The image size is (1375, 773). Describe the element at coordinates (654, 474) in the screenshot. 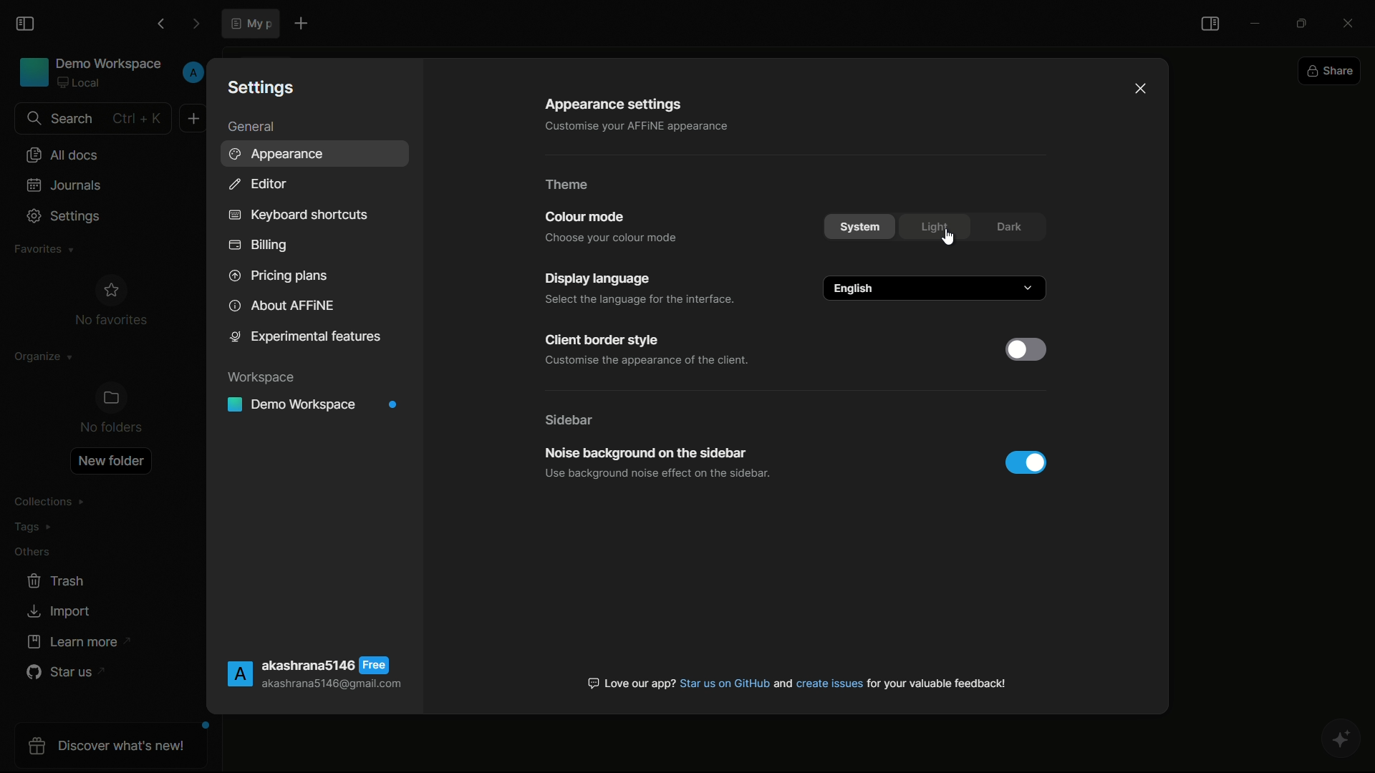

I see `Use background noise effect on the sidebar.` at that location.